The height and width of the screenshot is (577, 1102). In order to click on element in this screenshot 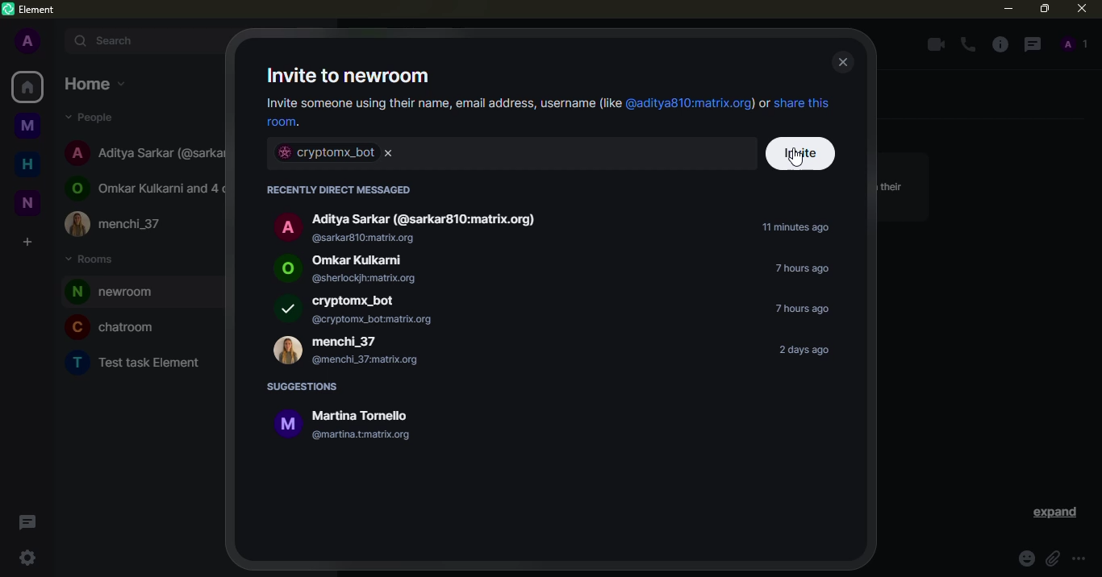, I will do `click(31, 10)`.